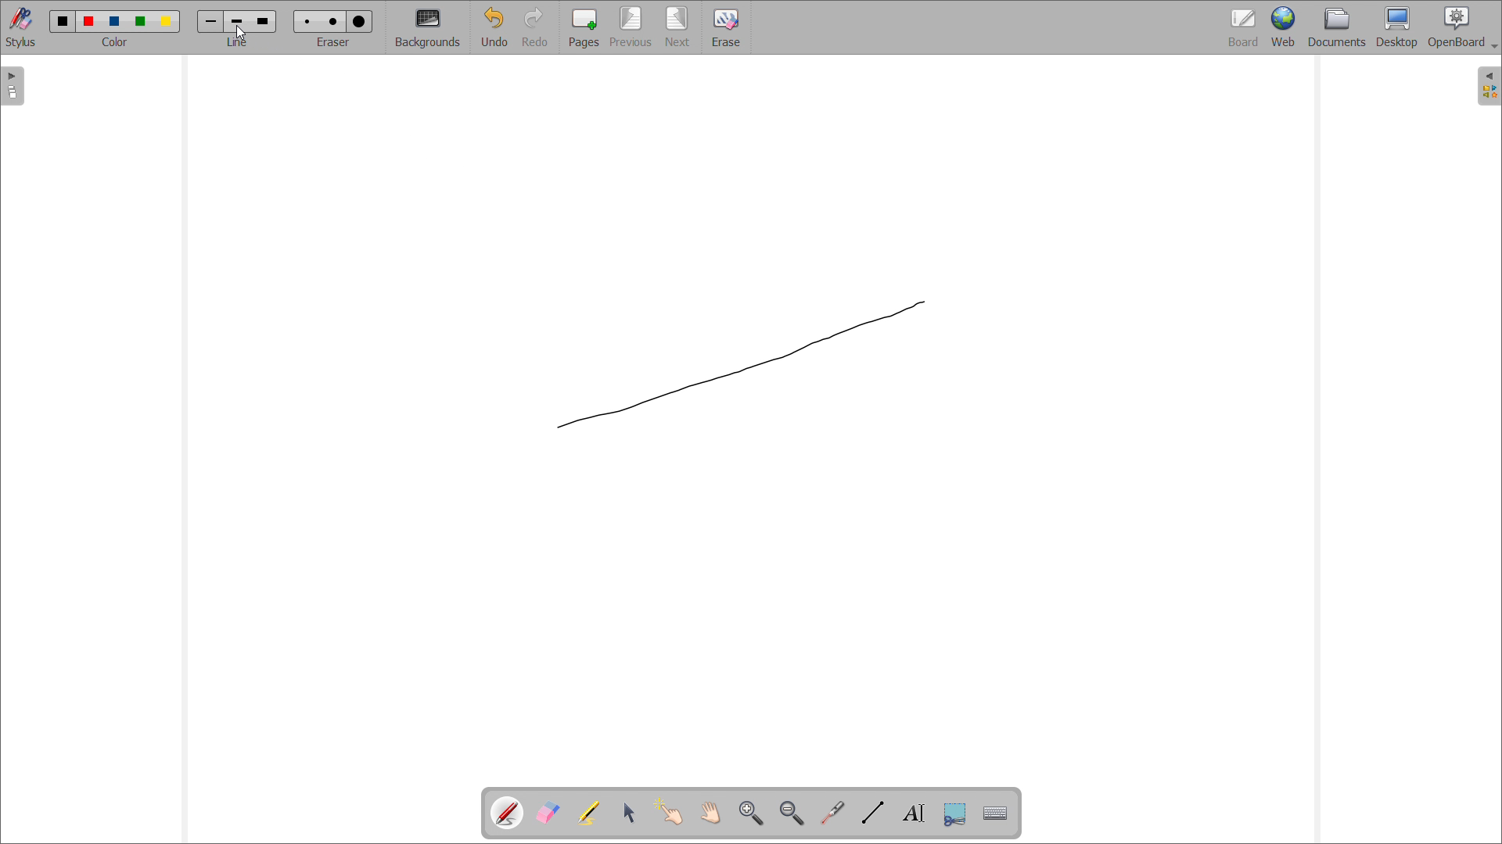  Describe the element at coordinates (263, 21) in the screenshot. I see `line width size` at that location.